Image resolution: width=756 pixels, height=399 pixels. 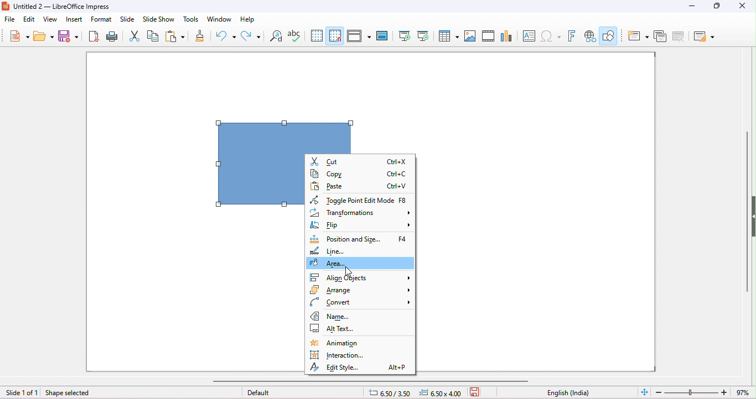 I want to click on duplicate slide, so click(x=660, y=38).